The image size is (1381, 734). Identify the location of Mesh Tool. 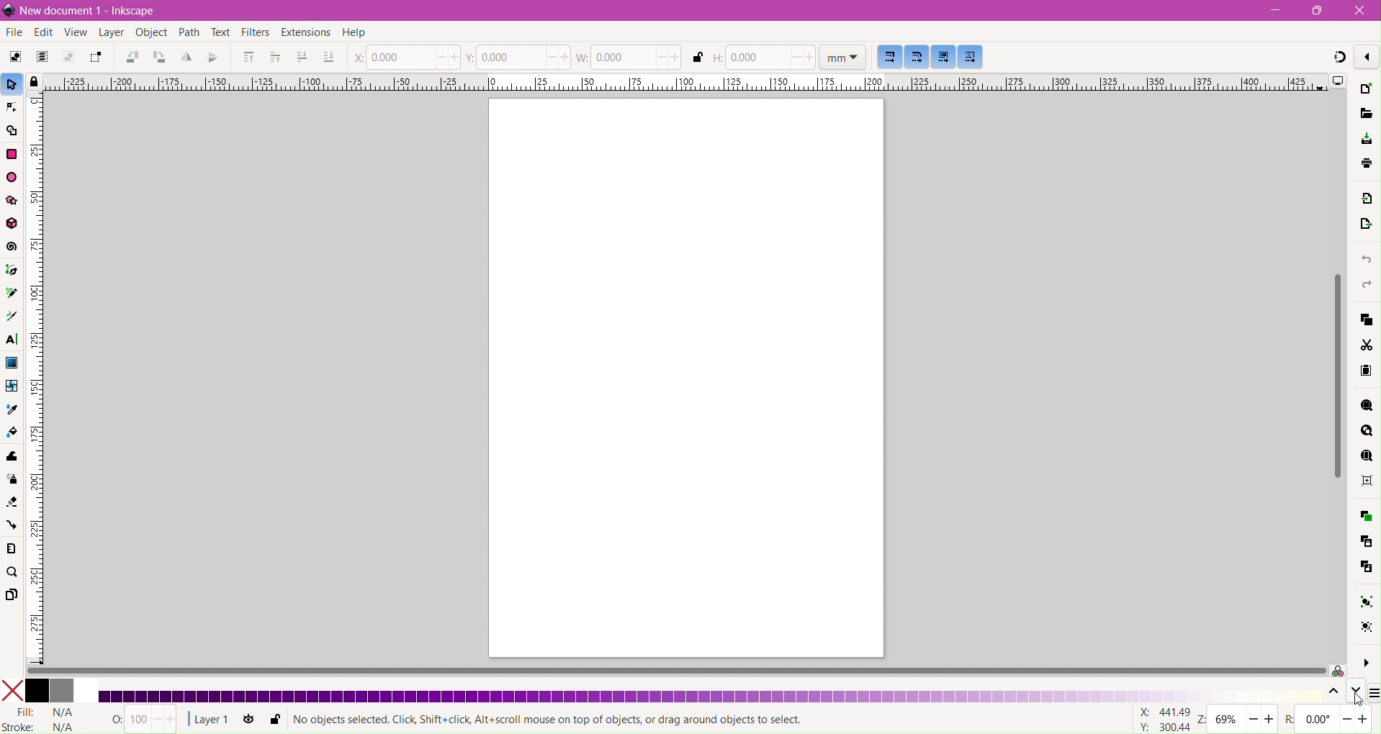
(11, 386).